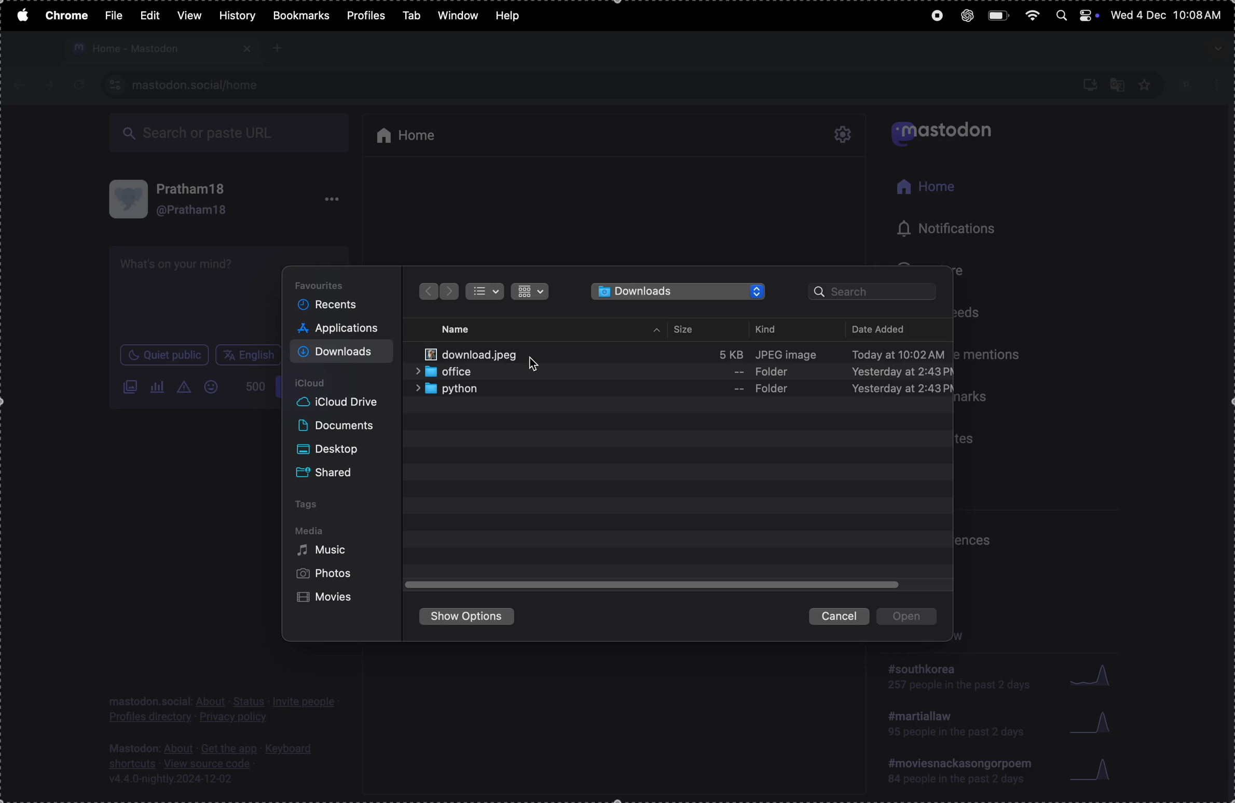  What do you see at coordinates (332, 470) in the screenshot?
I see `Shared` at bounding box center [332, 470].